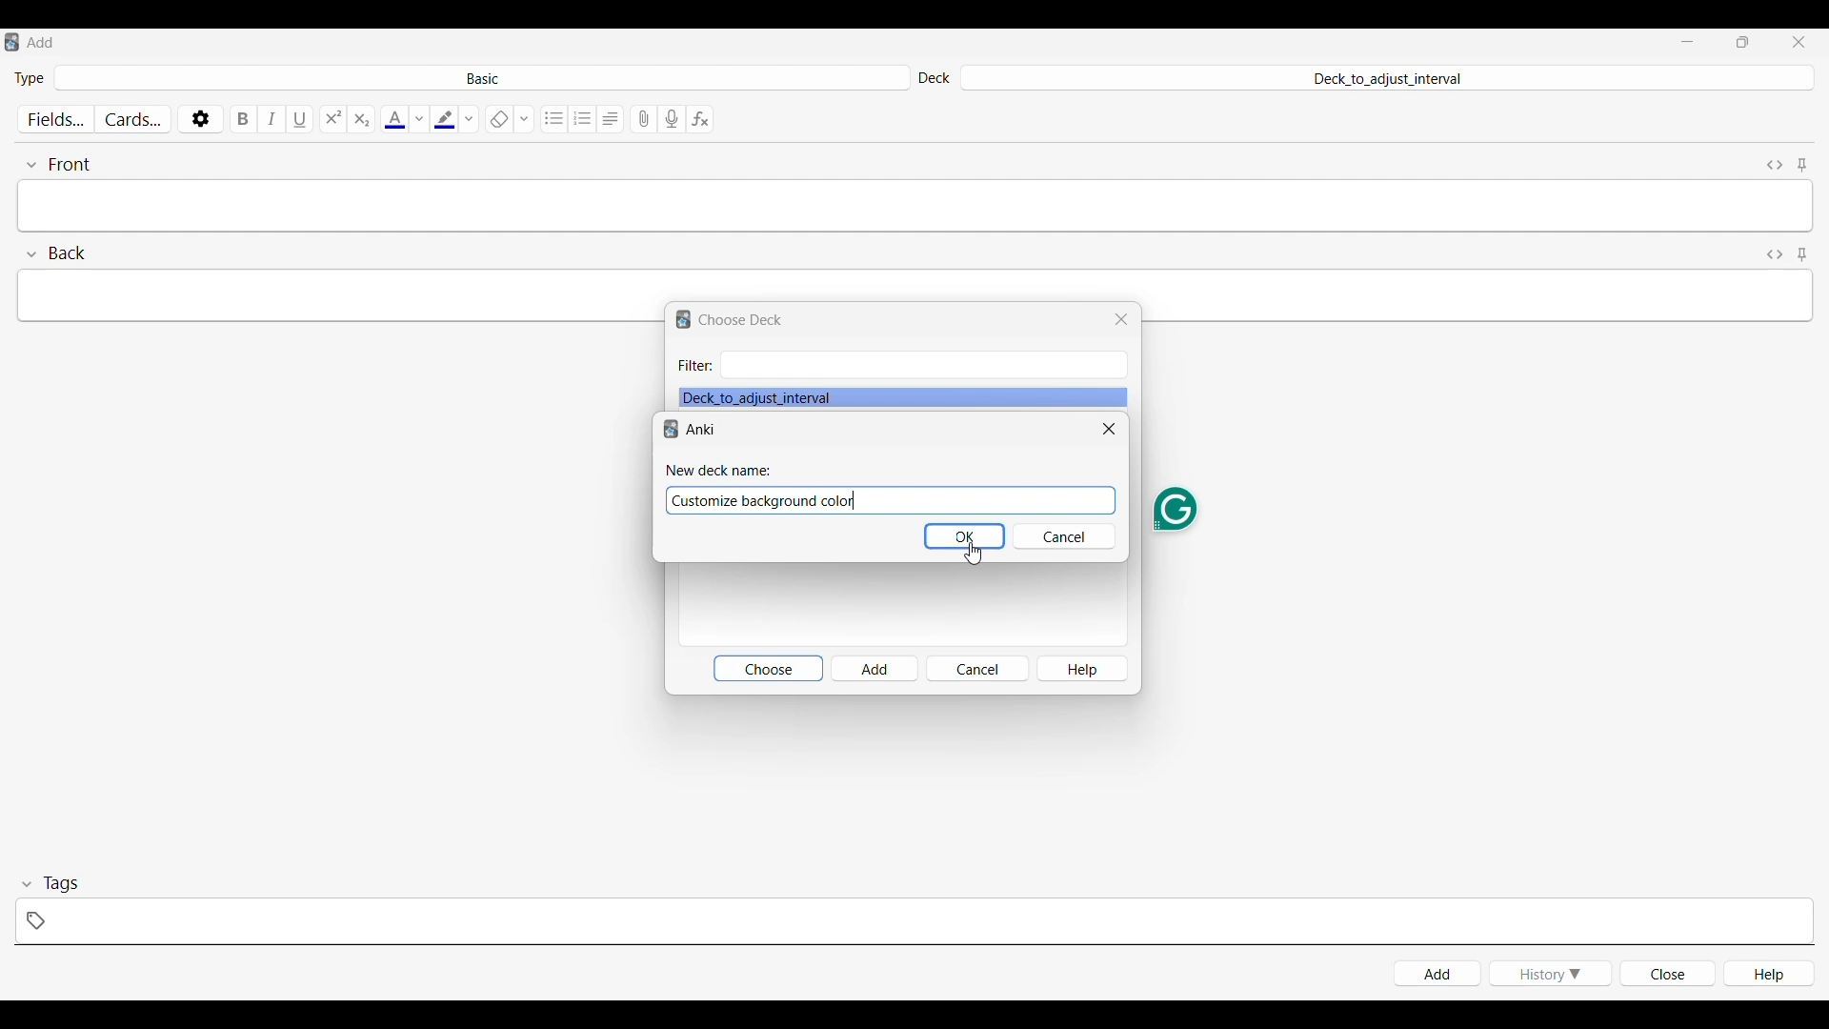 This screenshot has width=1829, height=1029. I want to click on , so click(1437, 975).